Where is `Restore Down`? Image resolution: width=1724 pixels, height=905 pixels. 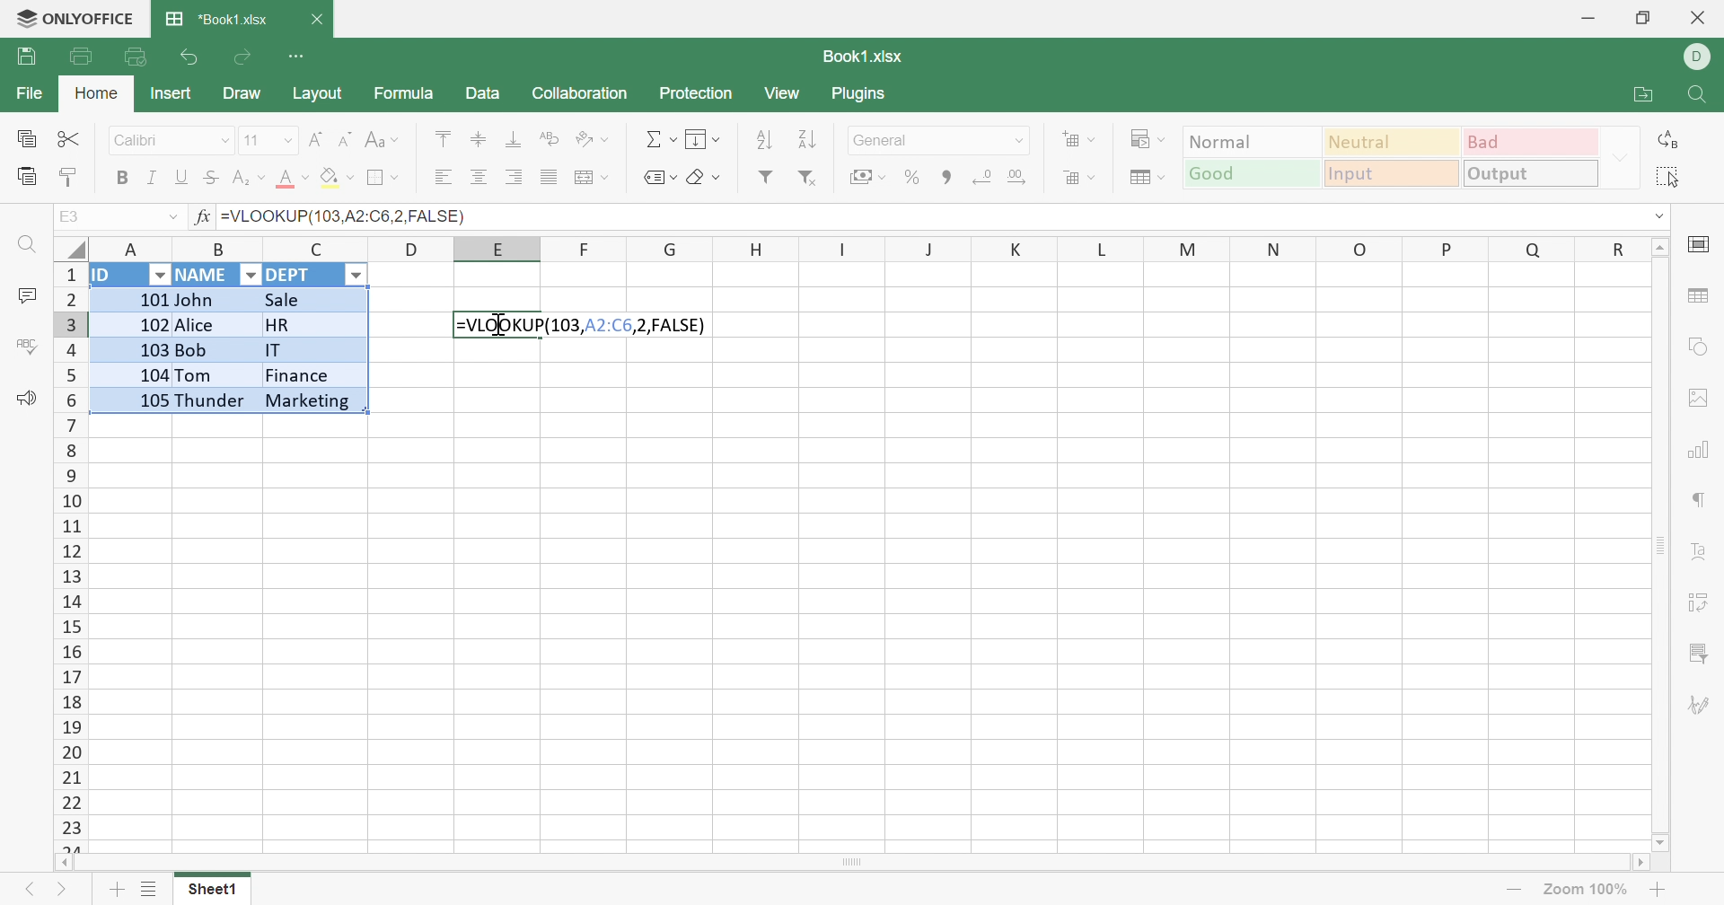
Restore Down is located at coordinates (1641, 20).